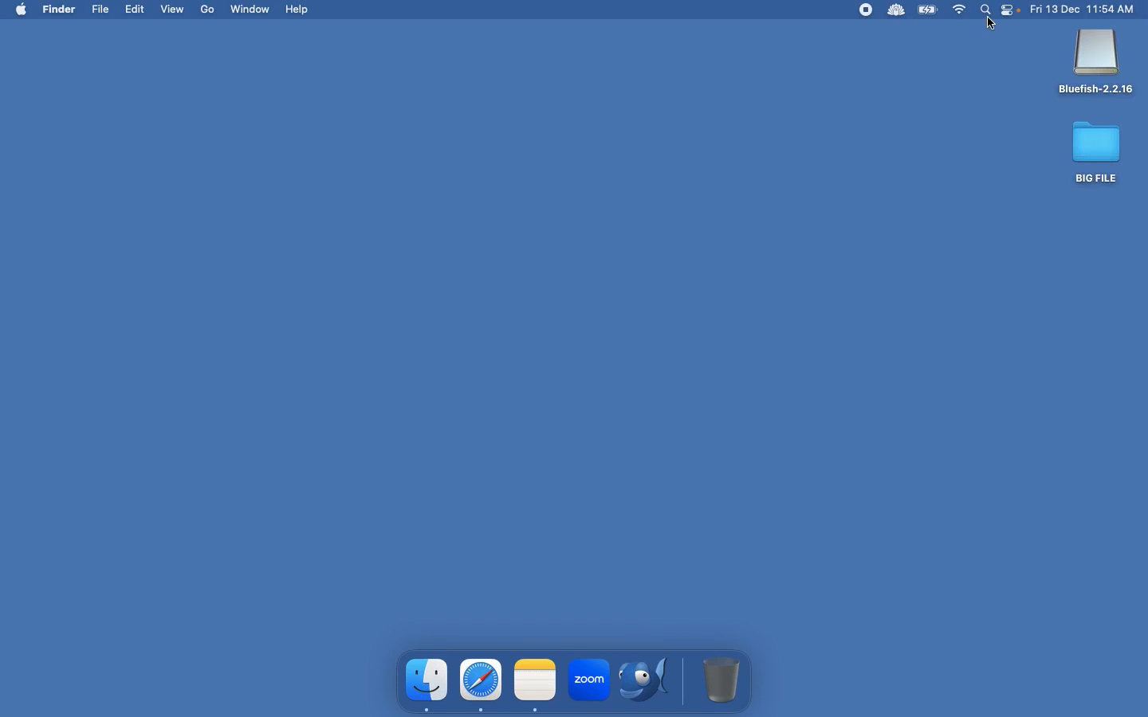 The height and width of the screenshot is (717, 1148). Describe the element at coordinates (1087, 9) in the screenshot. I see `Date time` at that location.